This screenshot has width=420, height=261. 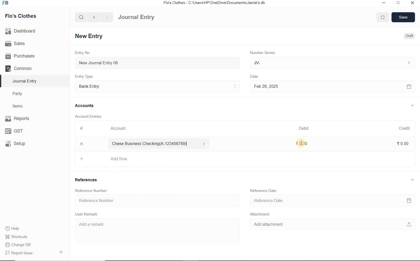 What do you see at coordinates (331, 201) in the screenshot?
I see `Reference Date` at bounding box center [331, 201].